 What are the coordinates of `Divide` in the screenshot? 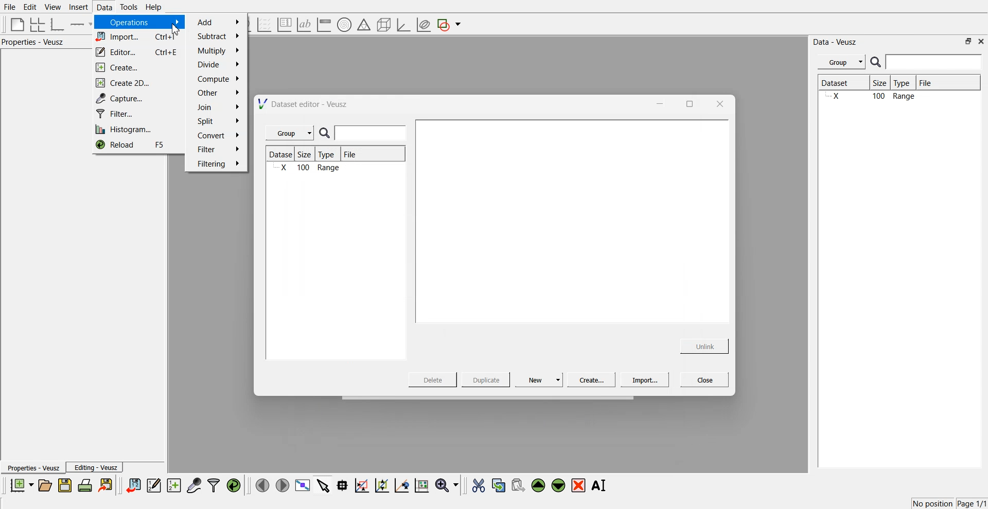 It's located at (218, 65).